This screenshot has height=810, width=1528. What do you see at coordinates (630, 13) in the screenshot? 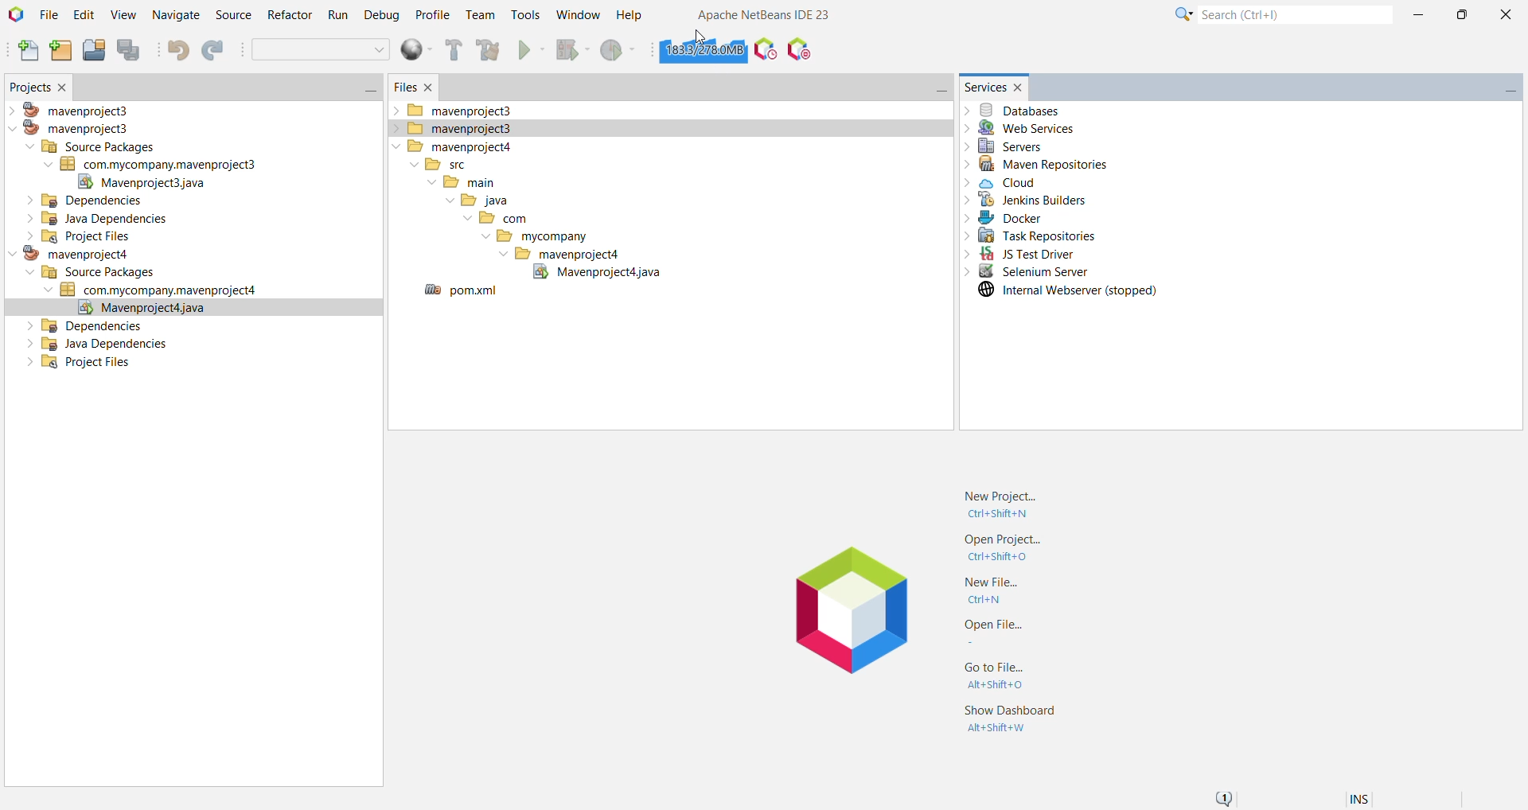
I see `Help` at bounding box center [630, 13].